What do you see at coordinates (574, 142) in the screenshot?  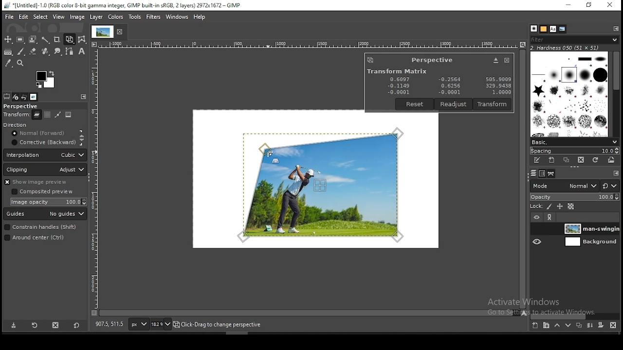 I see `brush presets` at bounding box center [574, 142].